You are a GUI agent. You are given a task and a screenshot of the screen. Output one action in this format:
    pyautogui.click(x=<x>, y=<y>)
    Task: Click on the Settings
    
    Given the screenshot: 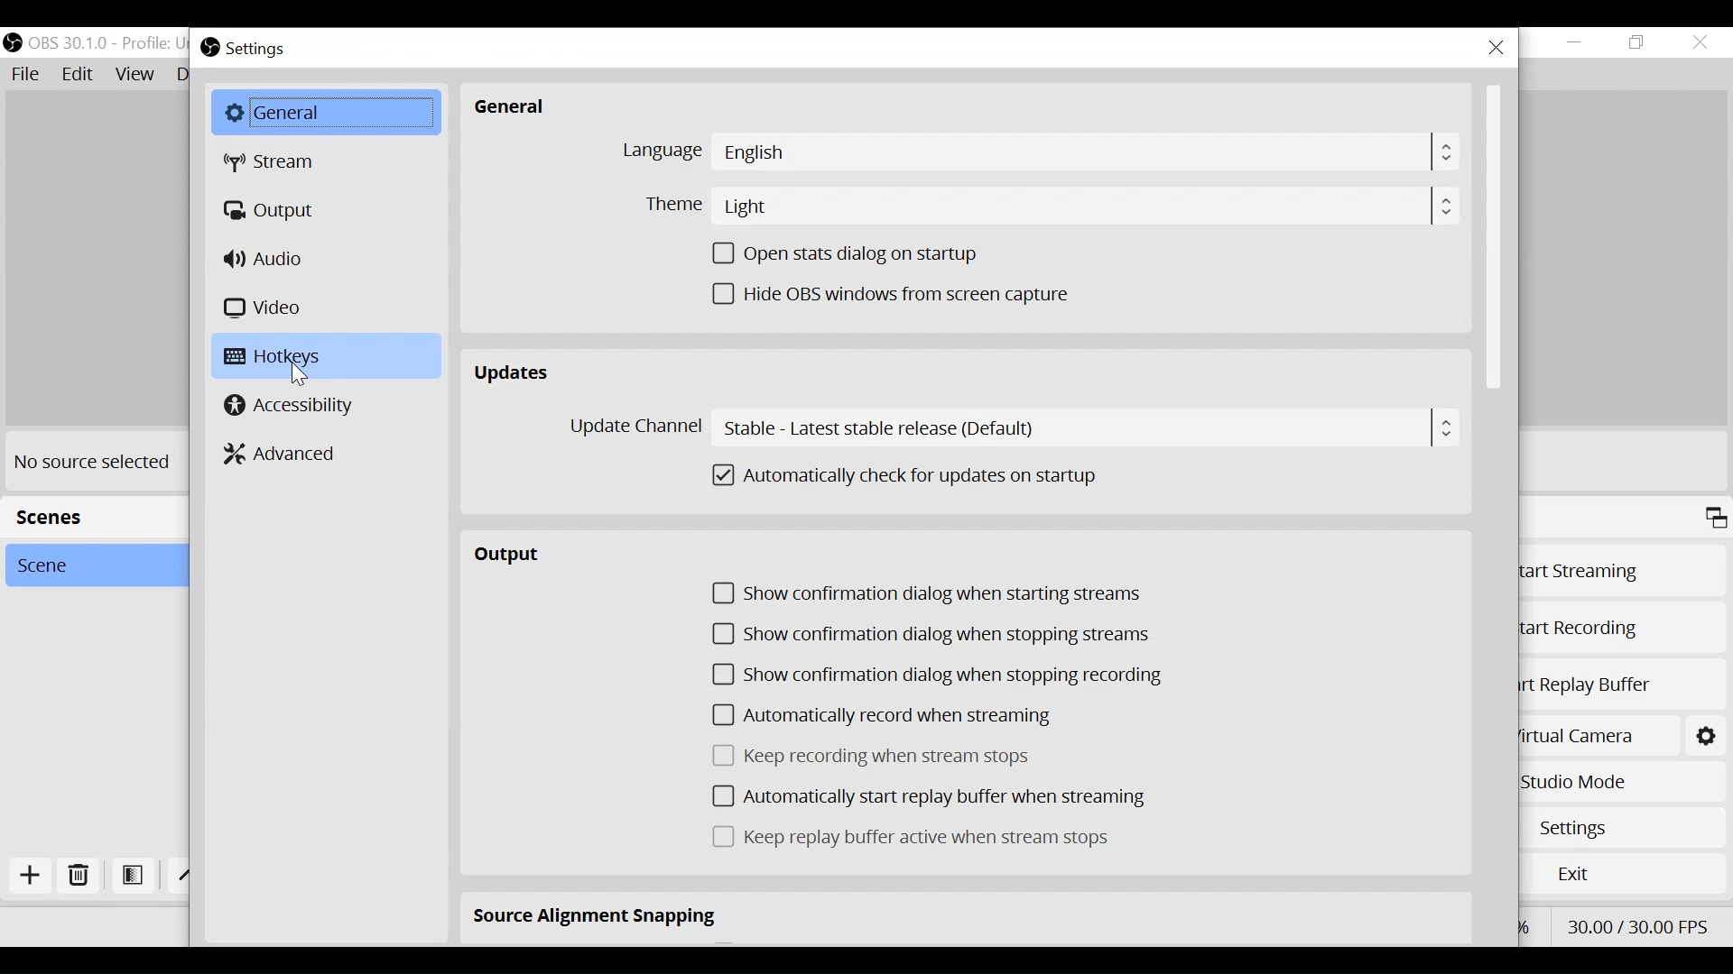 What is the action you would take?
    pyautogui.click(x=1629, y=827)
    